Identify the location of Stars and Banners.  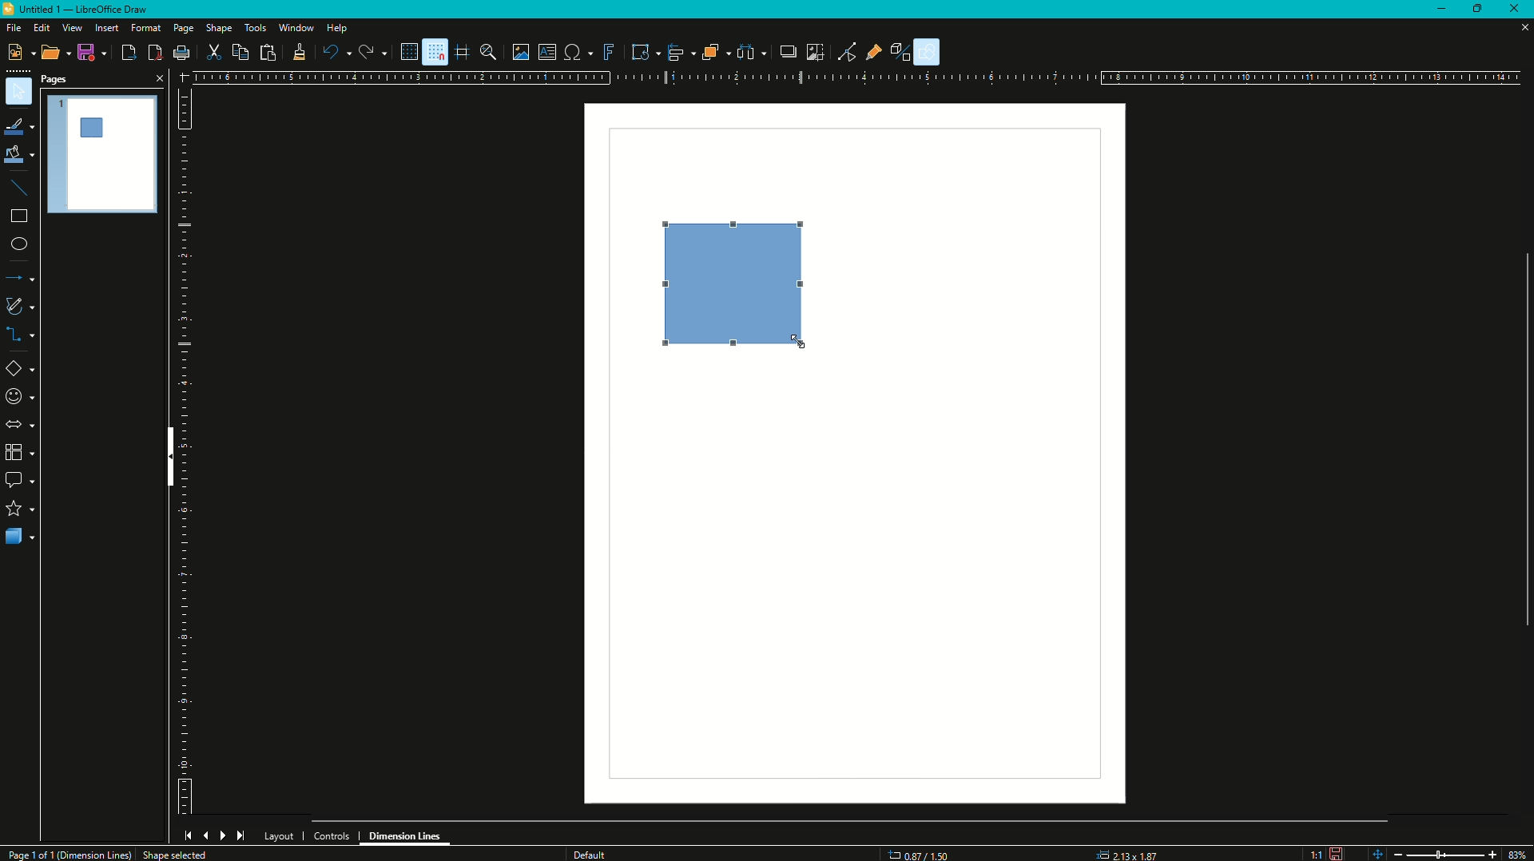
(20, 510).